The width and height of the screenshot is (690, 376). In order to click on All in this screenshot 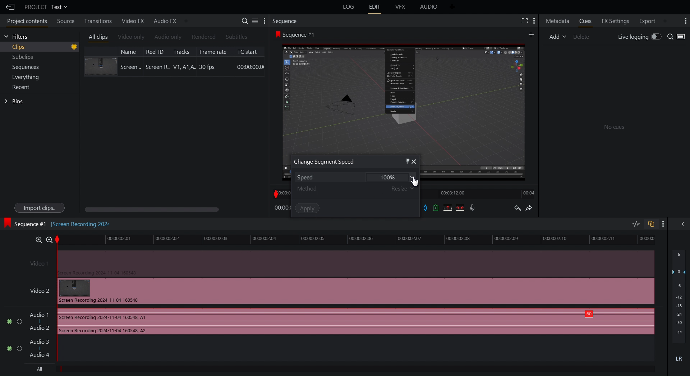, I will do `click(38, 369)`.